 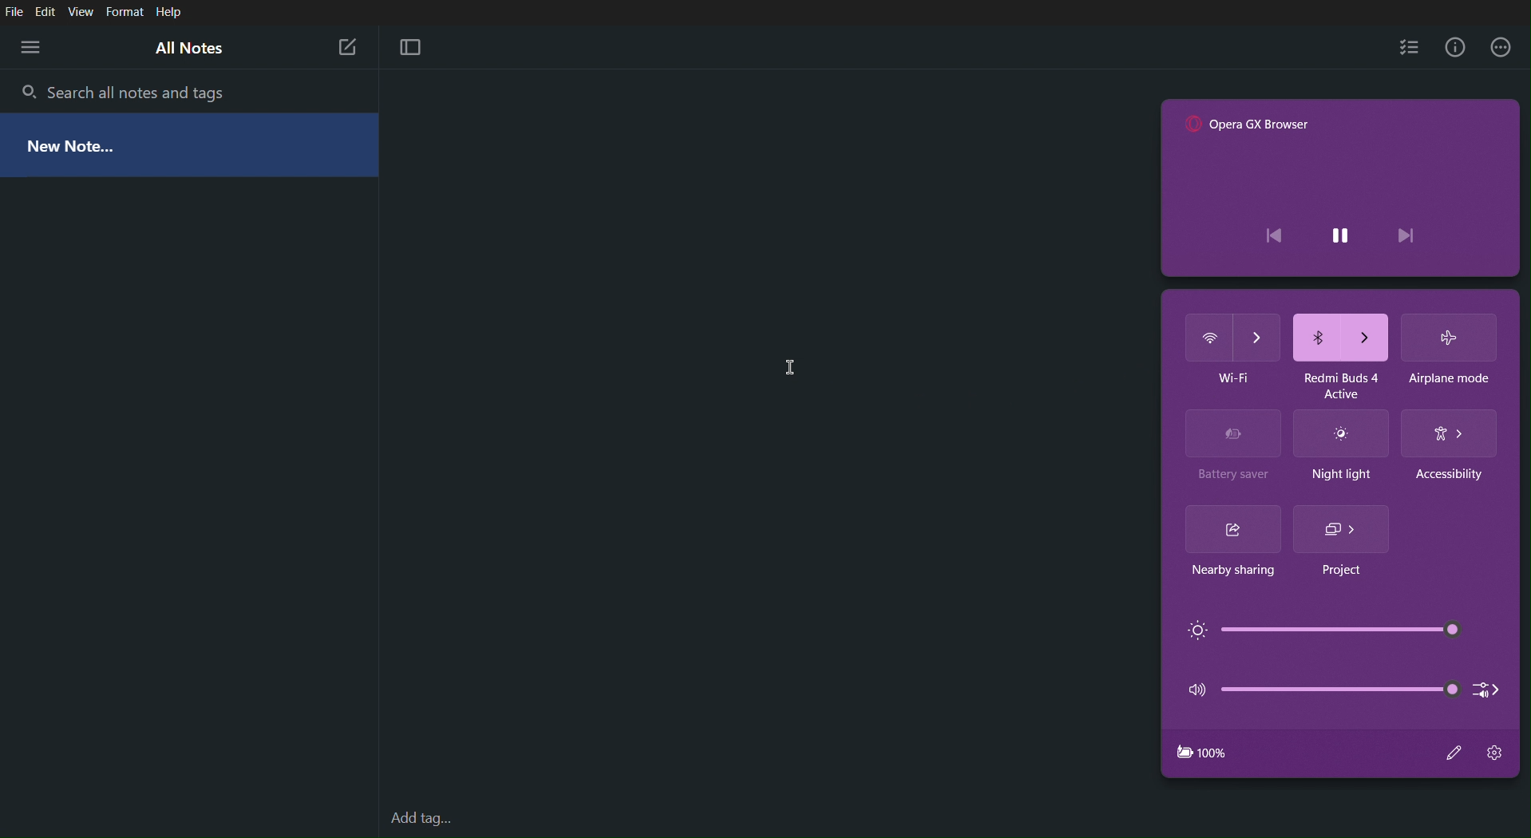 I want to click on Checklist, so click(x=1408, y=47).